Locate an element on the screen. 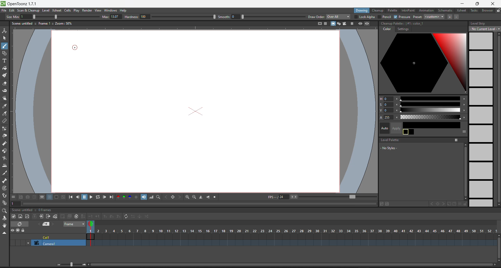  no styles is located at coordinates (389, 148).